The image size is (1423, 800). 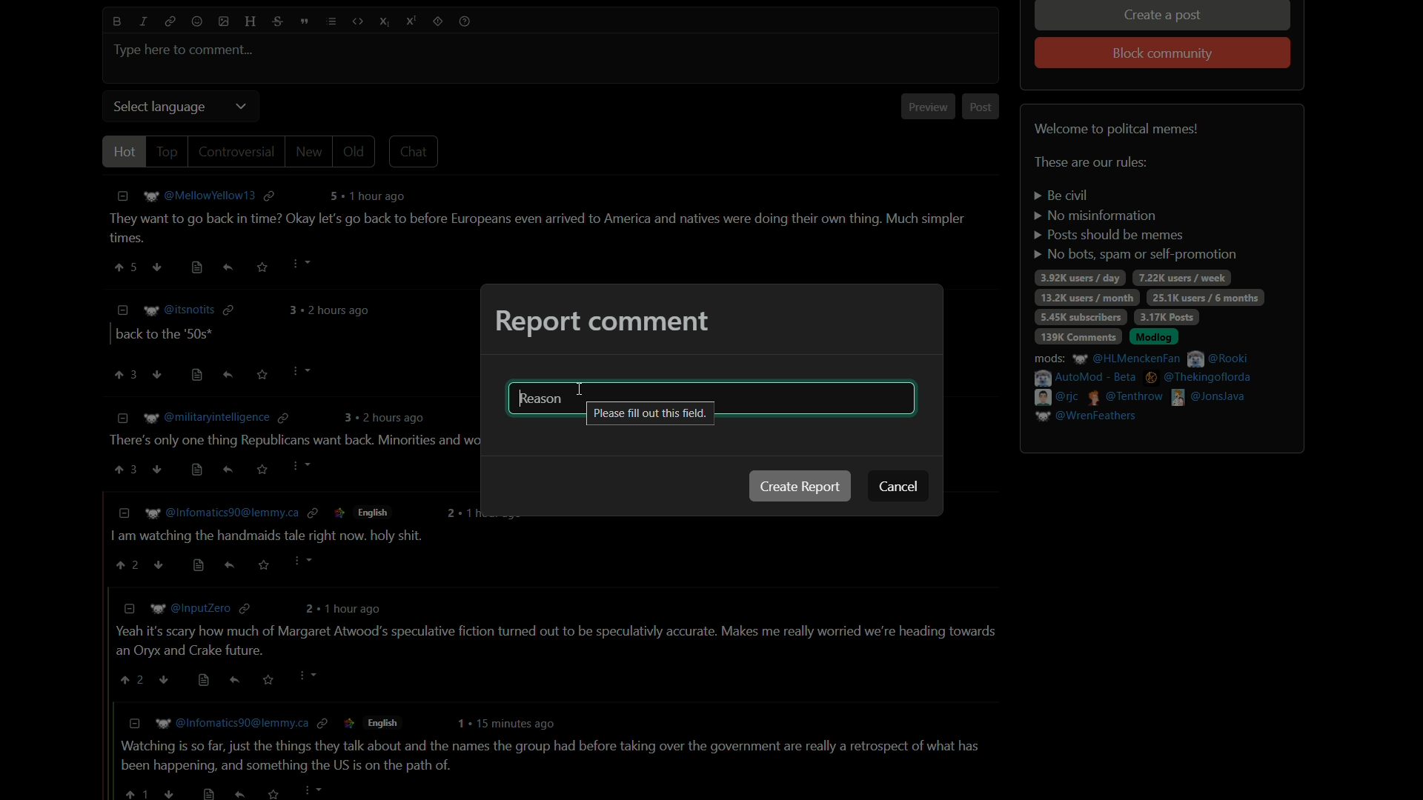 I want to click on comment-5, so click(x=563, y=641).